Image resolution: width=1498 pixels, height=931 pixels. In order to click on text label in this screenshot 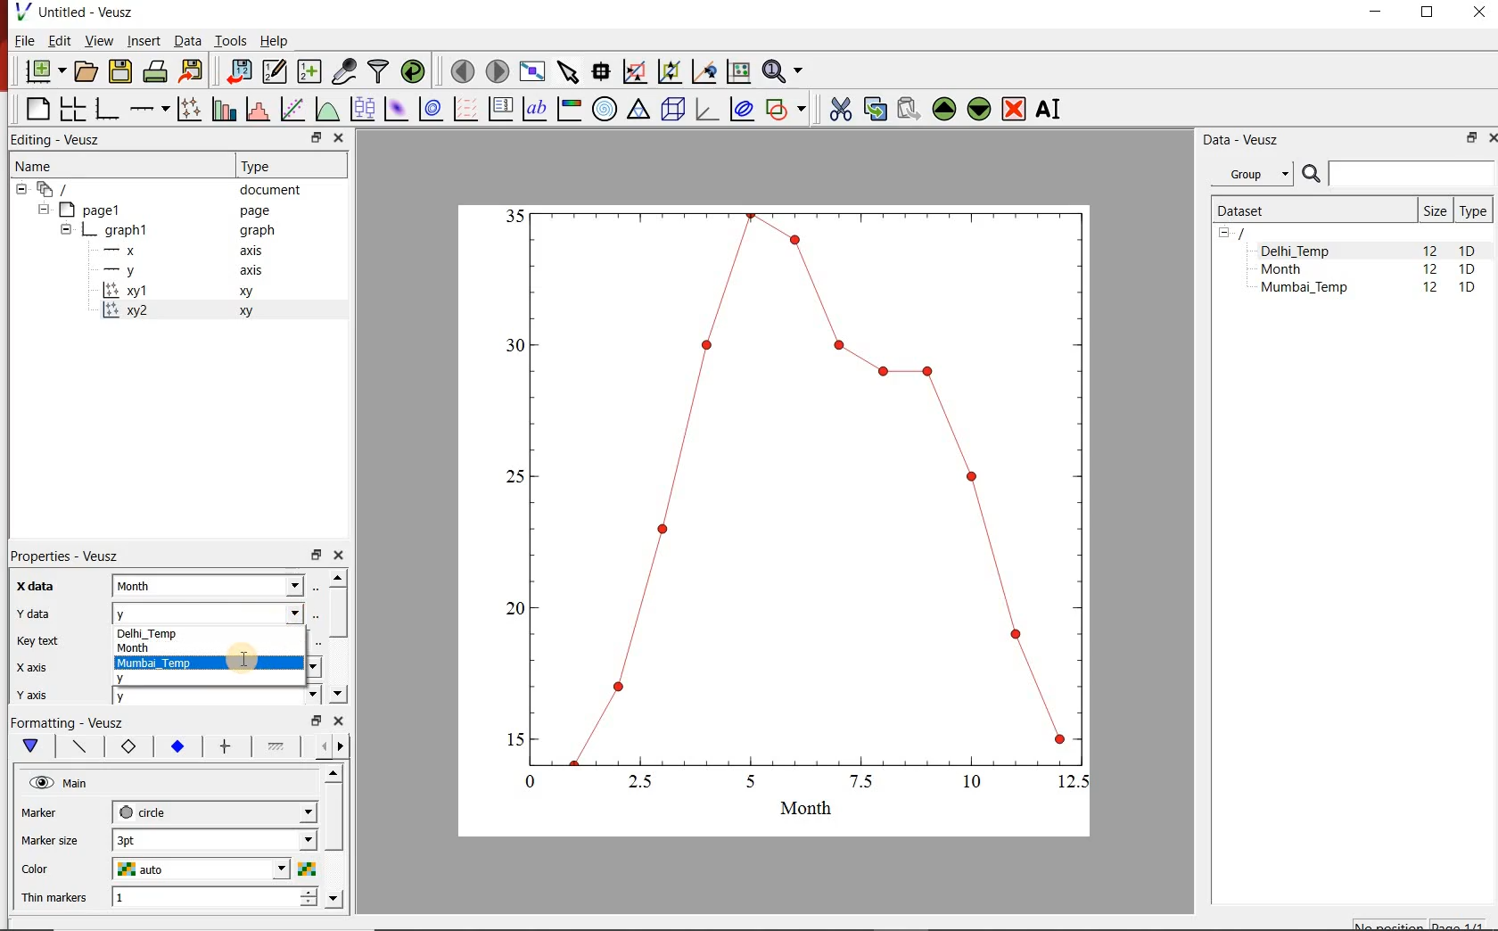, I will do `click(534, 109)`.